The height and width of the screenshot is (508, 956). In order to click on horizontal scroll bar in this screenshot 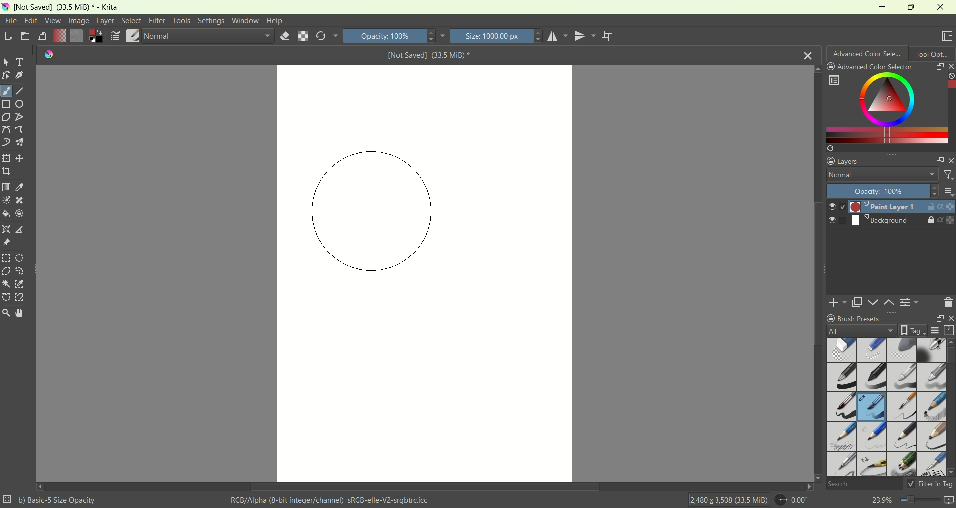, I will do `click(425, 487)`.